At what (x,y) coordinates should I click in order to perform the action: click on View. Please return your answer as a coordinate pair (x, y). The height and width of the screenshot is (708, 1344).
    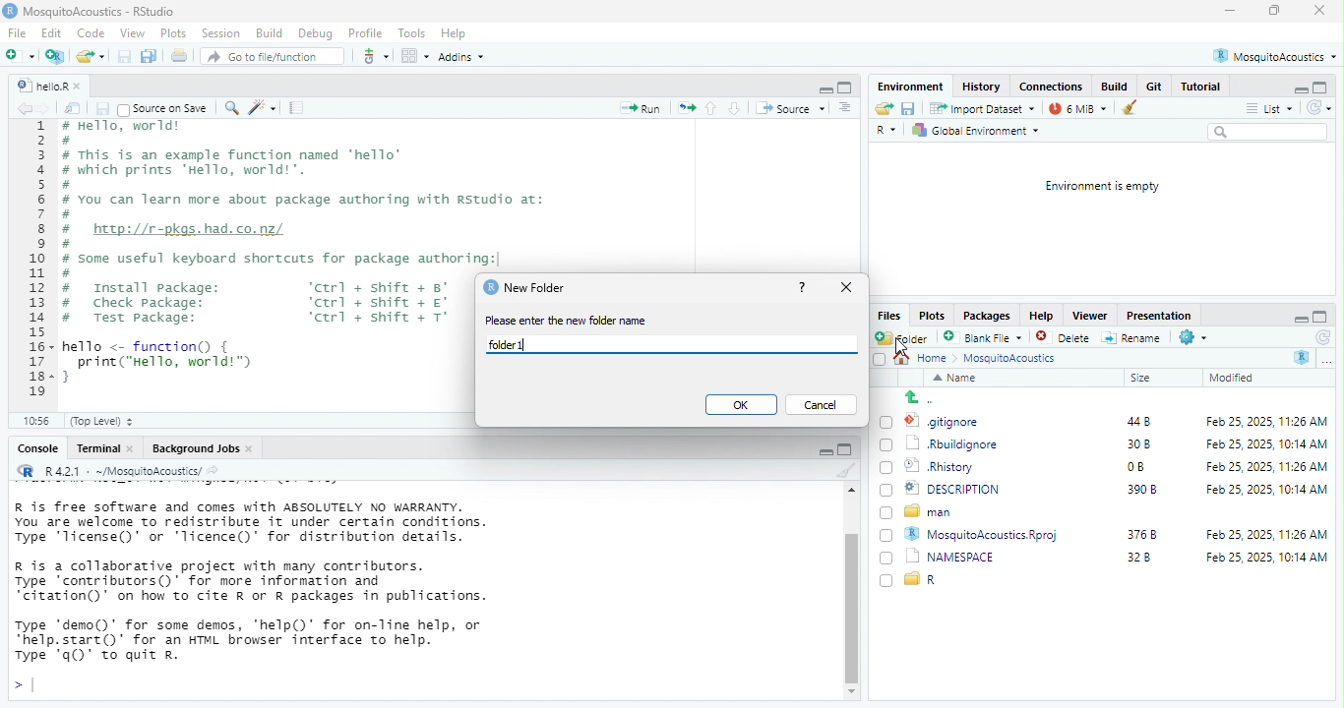
    Looking at the image, I should click on (133, 34).